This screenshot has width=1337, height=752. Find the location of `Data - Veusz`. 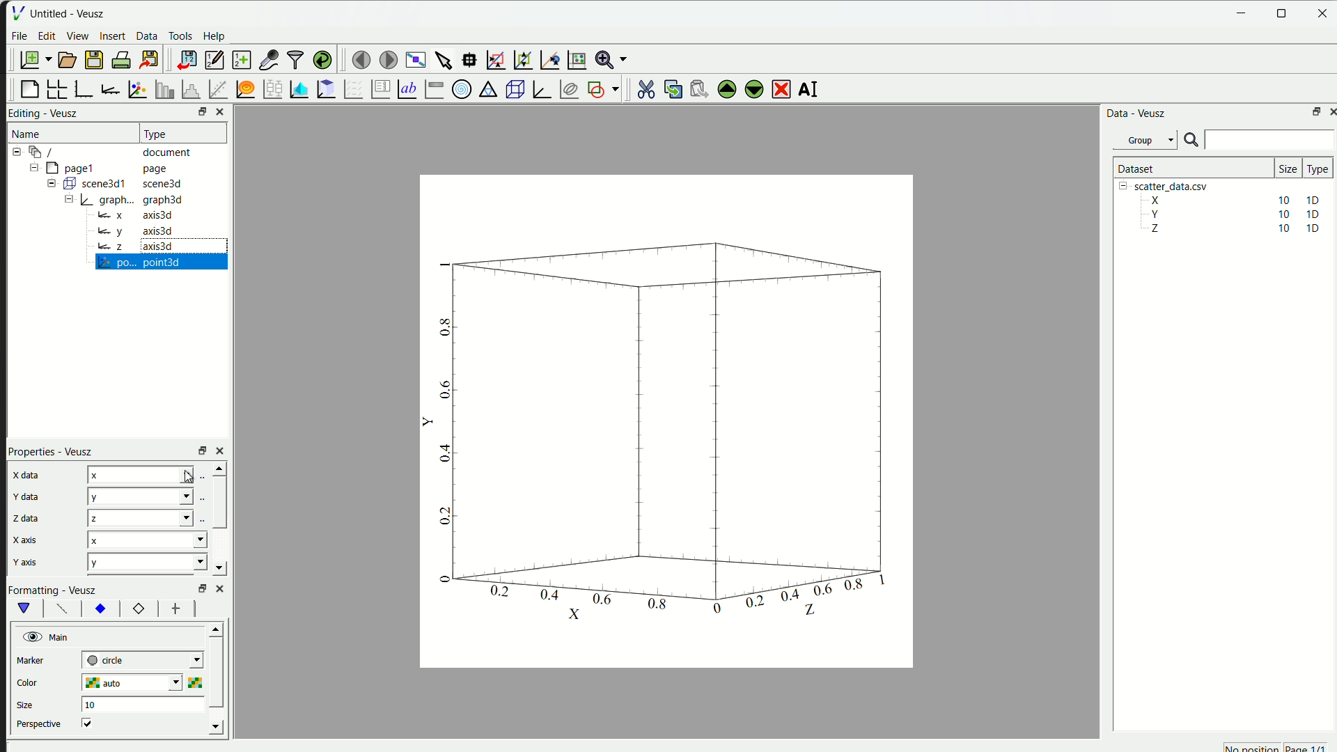

Data - Veusz is located at coordinates (1134, 113).